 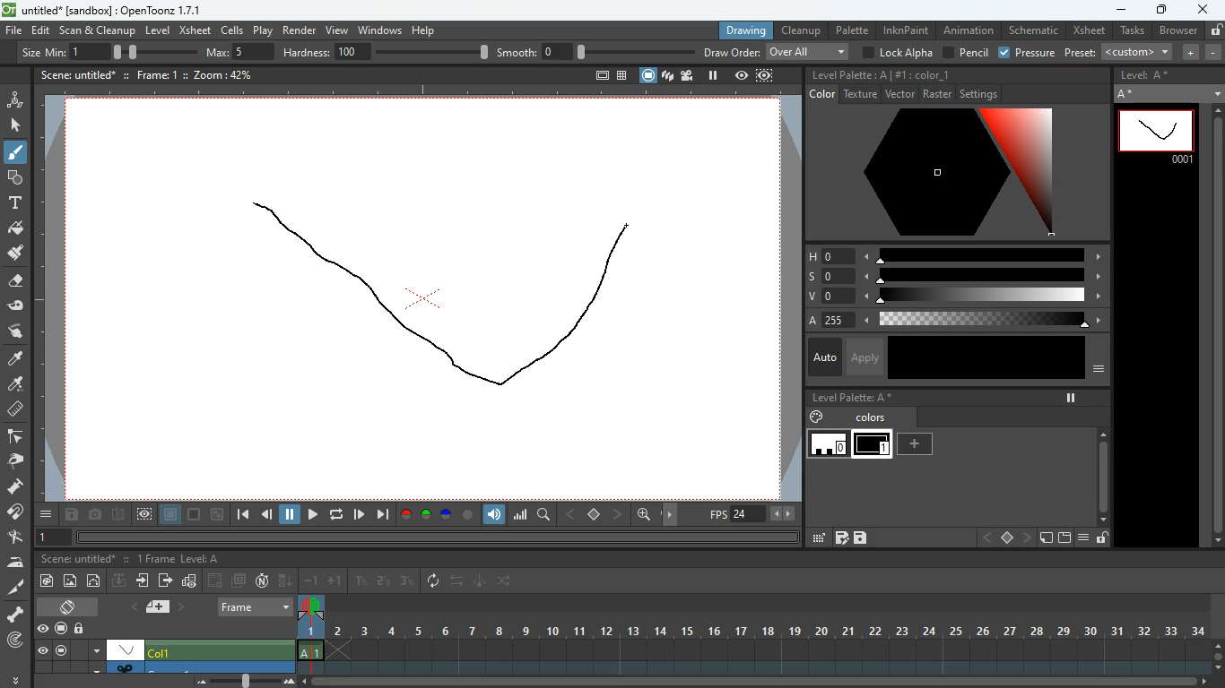 I want to click on click, so click(x=17, y=125).